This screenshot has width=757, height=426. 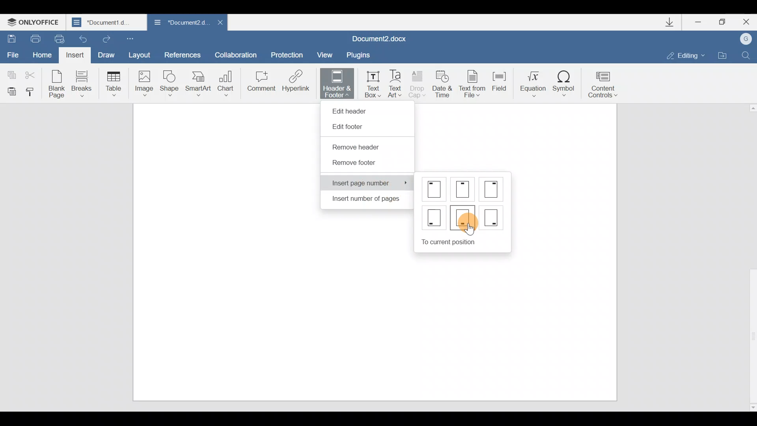 What do you see at coordinates (218, 22) in the screenshot?
I see `Close` at bounding box center [218, 22].